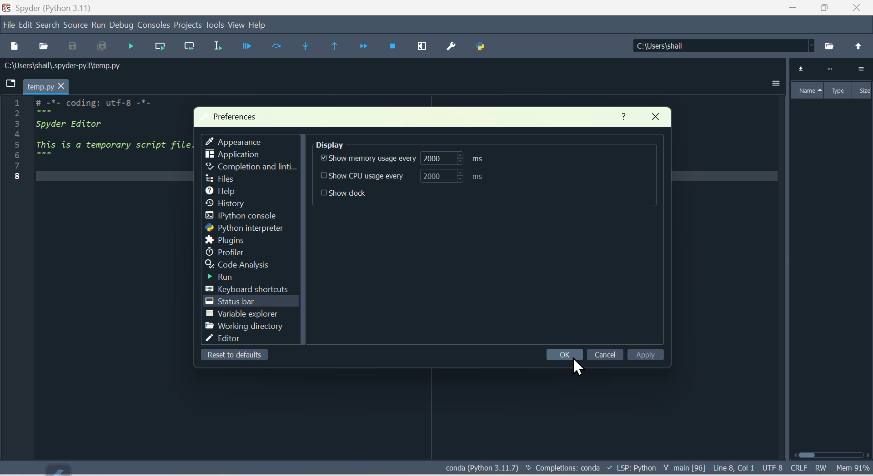 The height and width of the screenshot is (476, 873). Describe the element at coordinates (130, 46) in the screenshot. I see `Debug file` at that location.